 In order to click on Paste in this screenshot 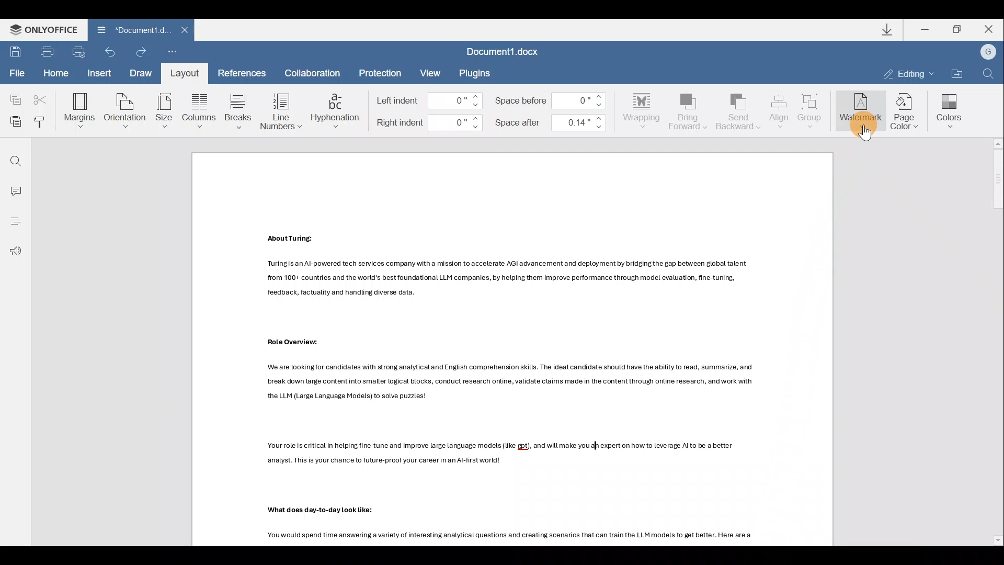, I will do `click(14, 122)`.